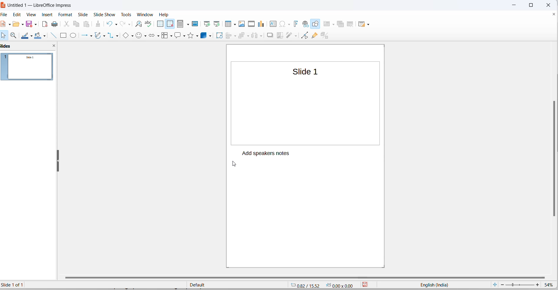  I want to click on slide master type, so click(237, 284).